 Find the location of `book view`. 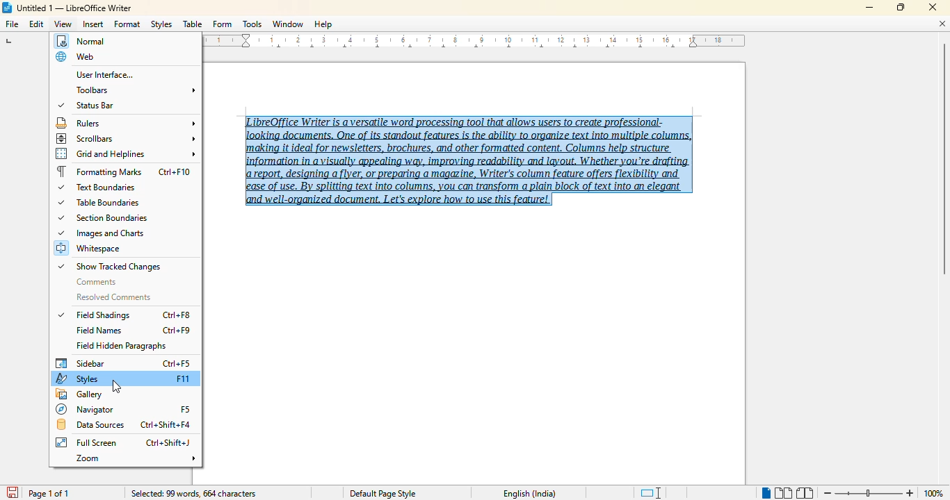

book view is located at coordinates (805, 493).